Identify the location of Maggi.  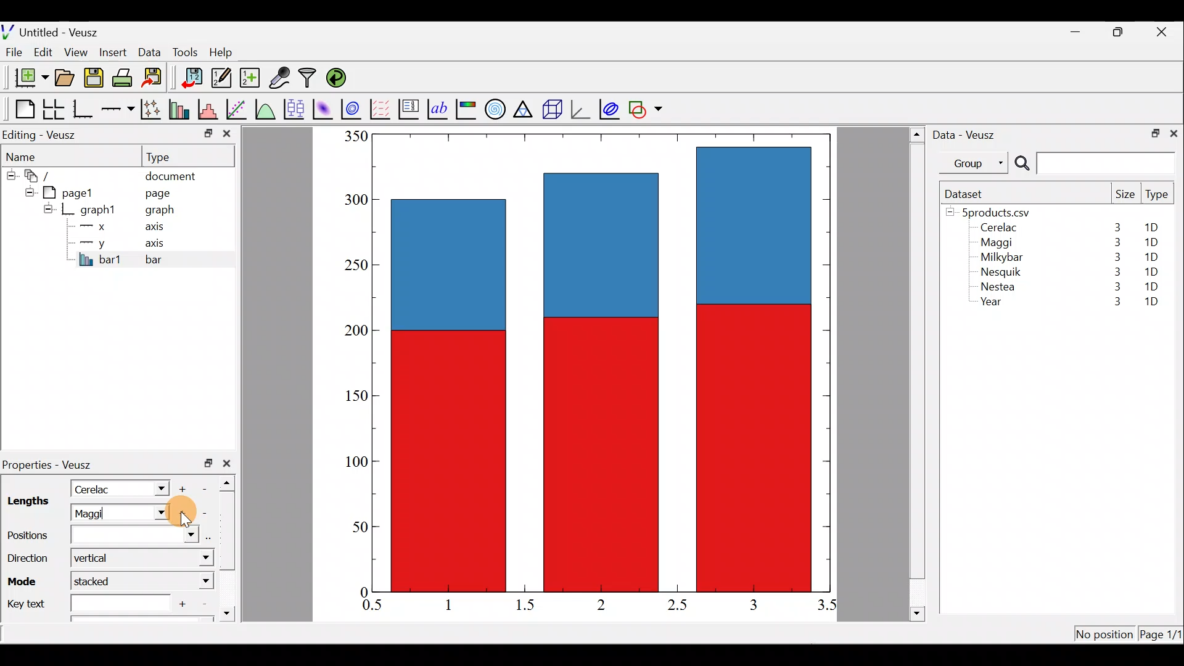
(998, 244).